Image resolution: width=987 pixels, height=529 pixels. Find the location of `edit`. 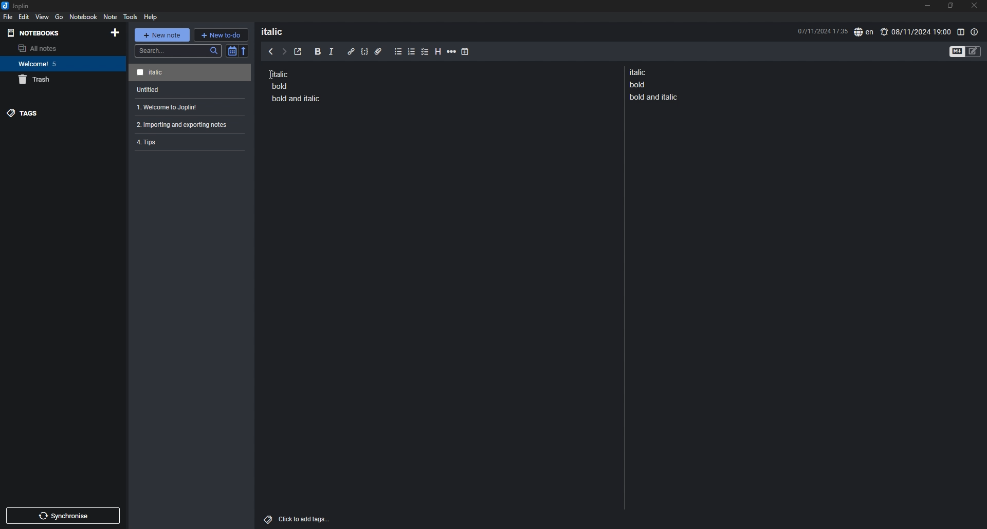

edit is located at coordinates (24, 16).